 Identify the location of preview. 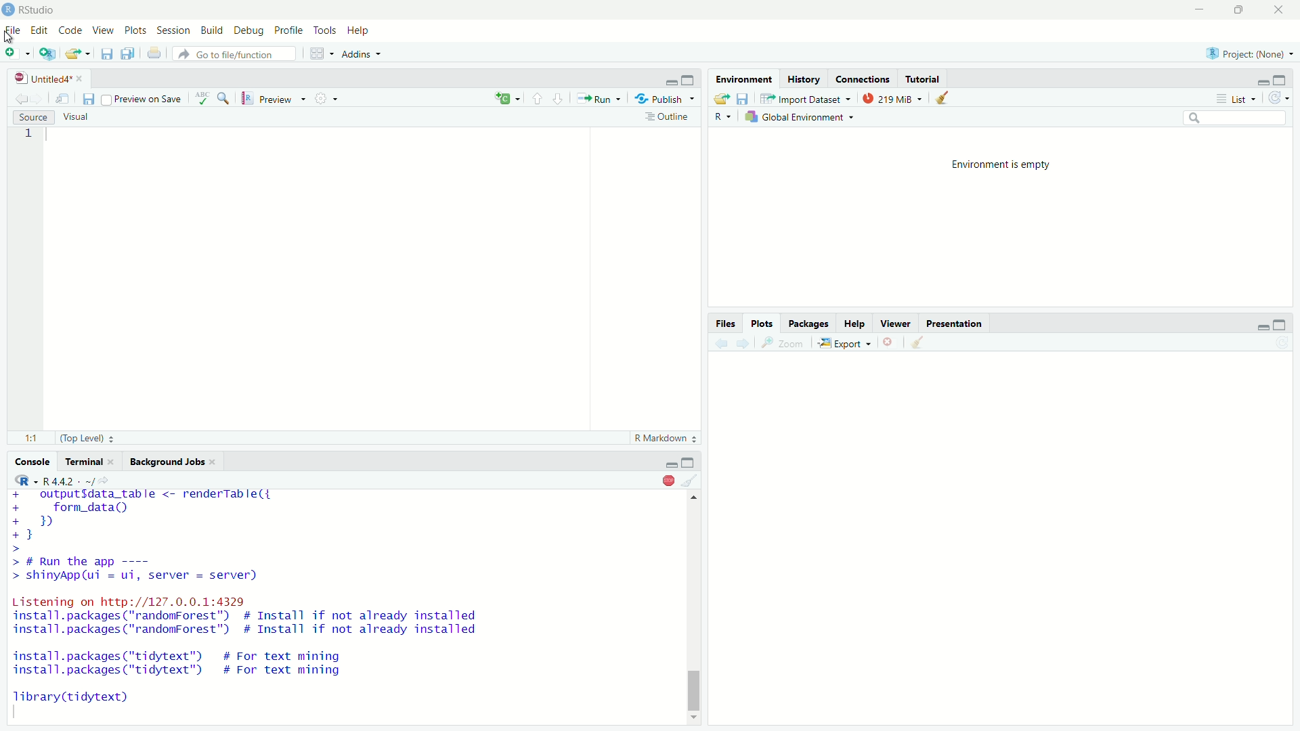
(275, 97).